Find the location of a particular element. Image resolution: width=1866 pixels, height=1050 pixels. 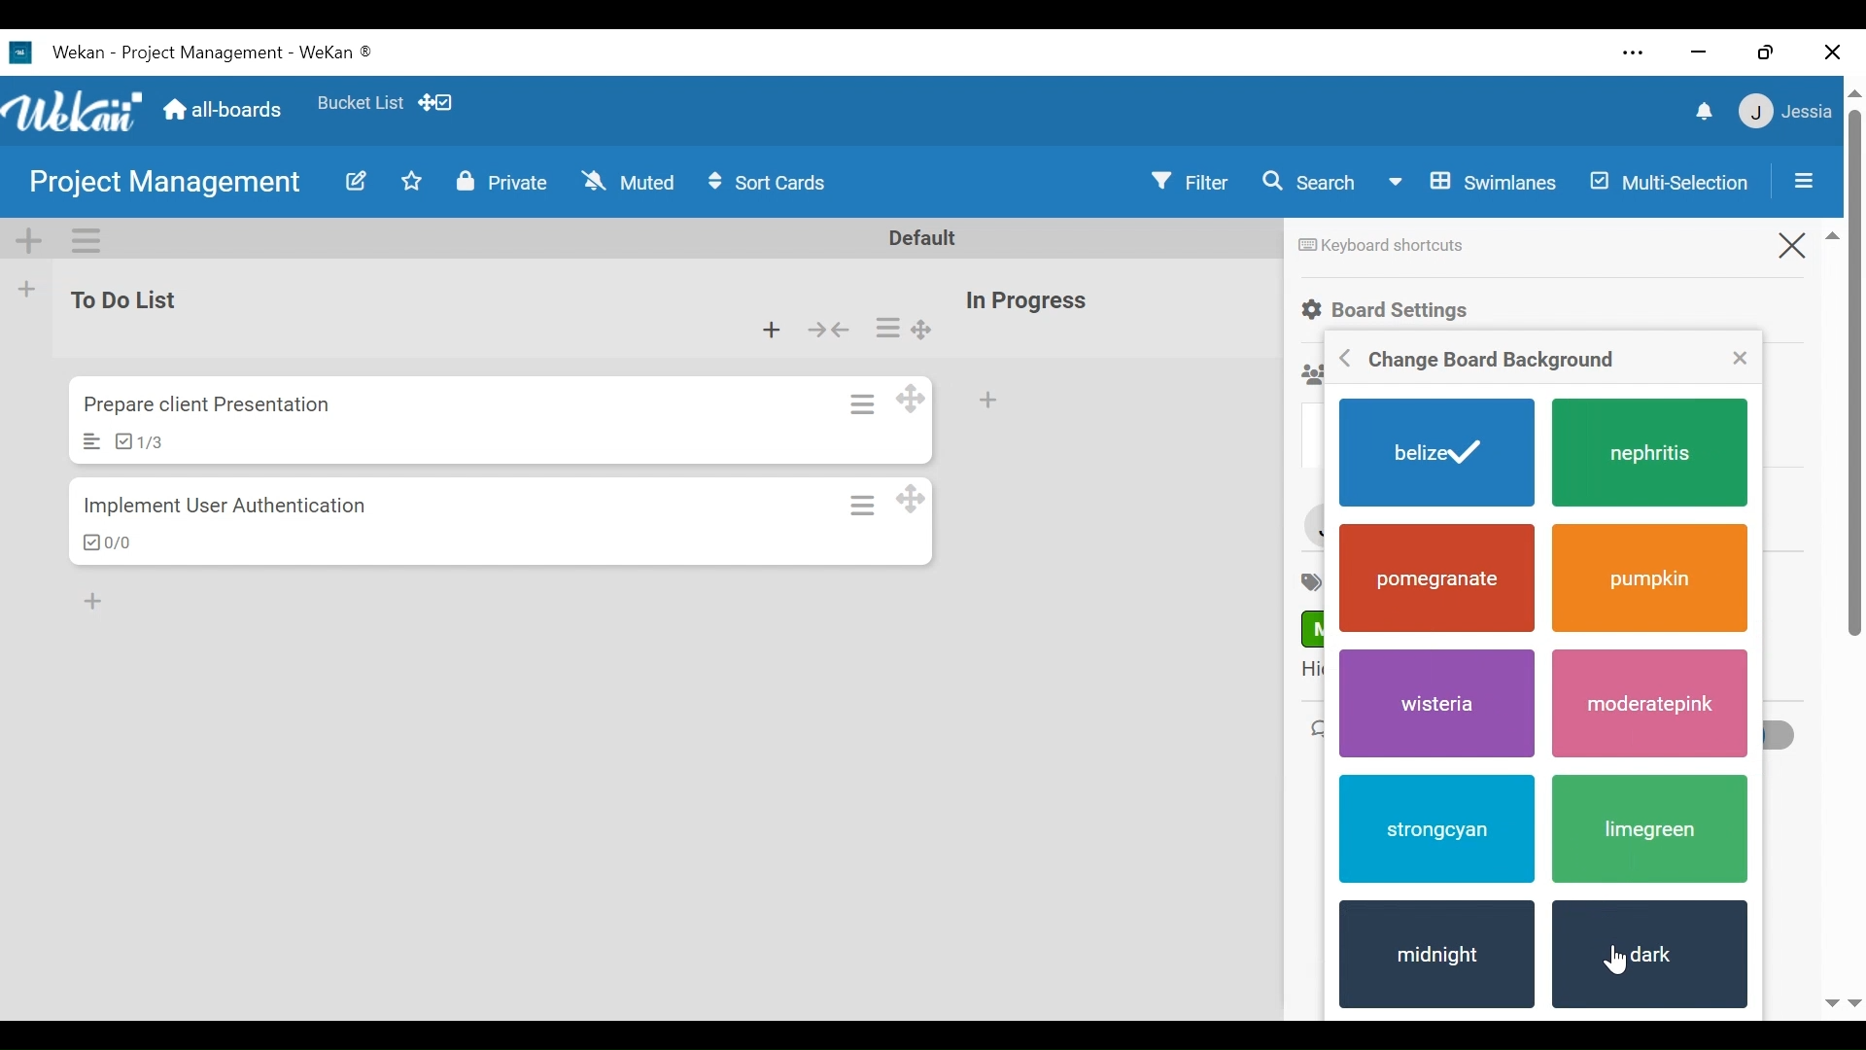

Card actions is located at coordinates (876, 506).